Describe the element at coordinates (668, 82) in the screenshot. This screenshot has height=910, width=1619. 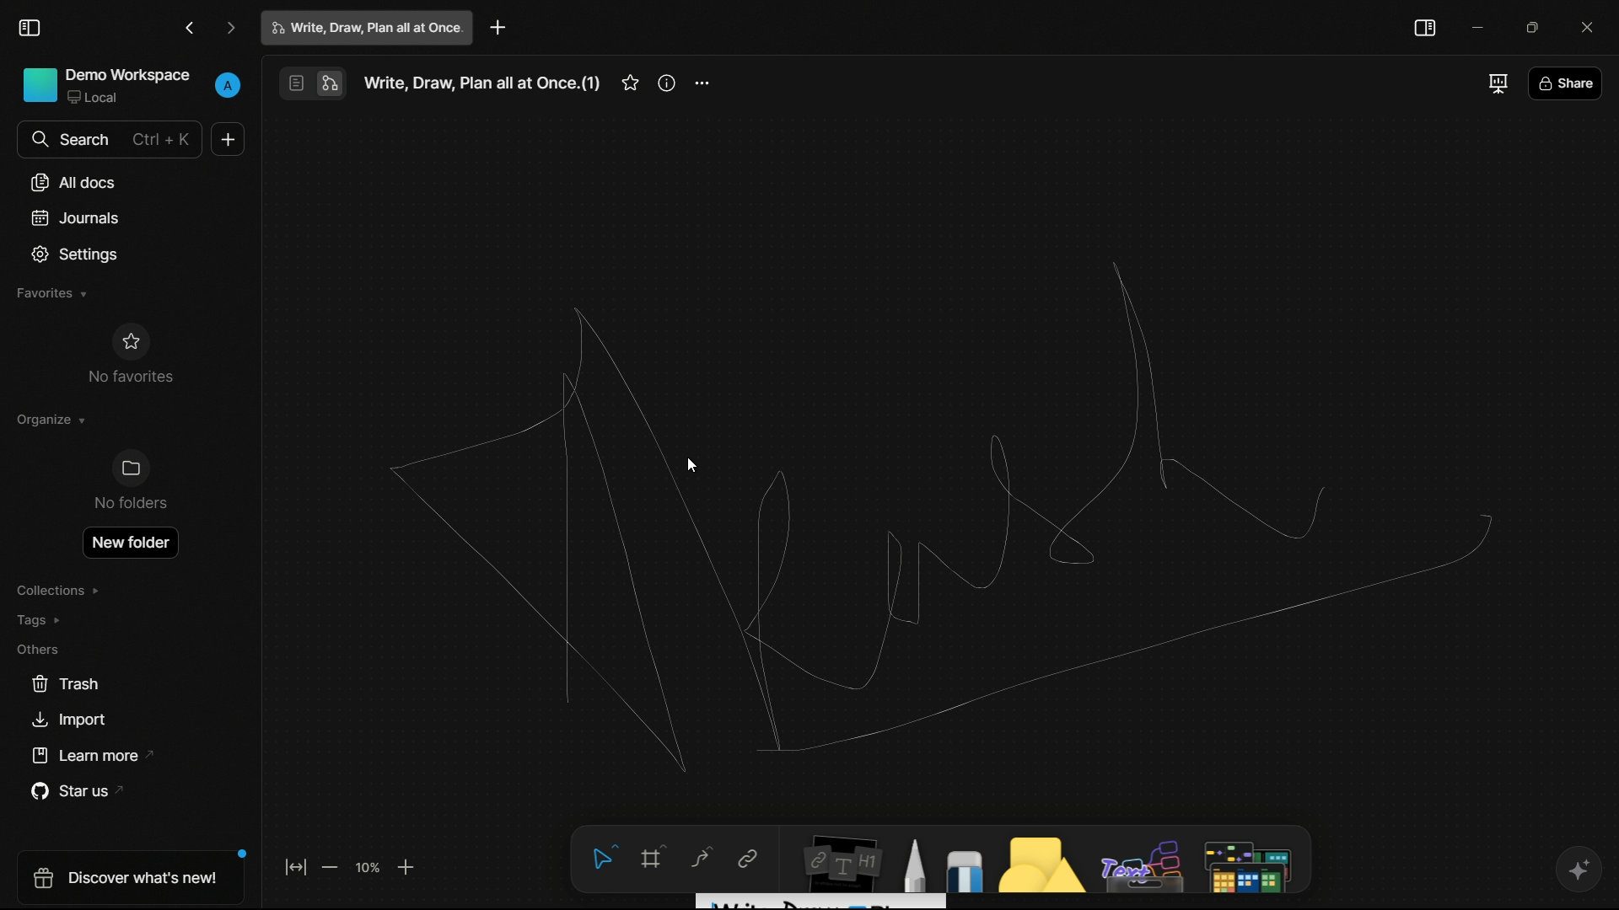
I see `more information` at that location.